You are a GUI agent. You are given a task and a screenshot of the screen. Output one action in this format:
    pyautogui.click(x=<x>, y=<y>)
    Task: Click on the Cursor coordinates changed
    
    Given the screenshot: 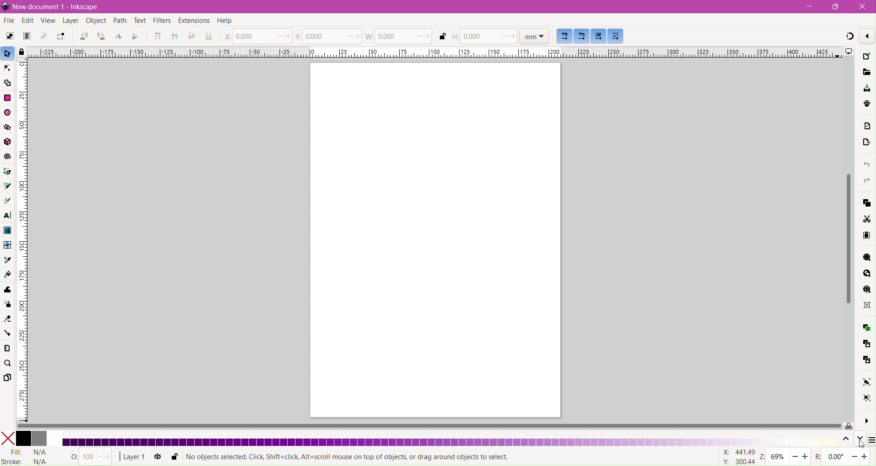 What is the action you would take?
    pyautogui.click(x=736, y=457)
    